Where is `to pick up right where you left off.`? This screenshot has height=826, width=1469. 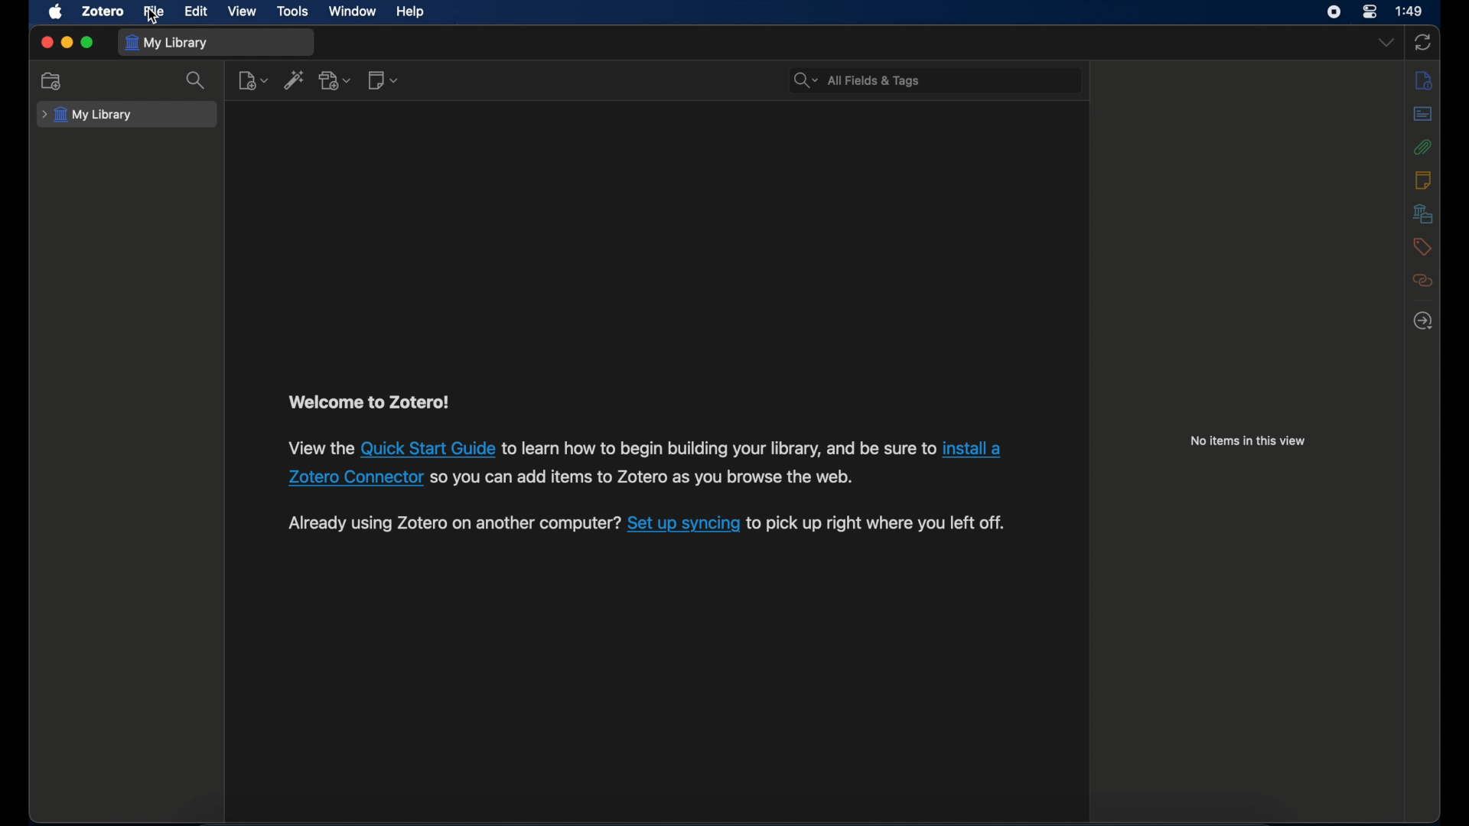
to pick up right where you left off. is located at coordinates (878, 523).